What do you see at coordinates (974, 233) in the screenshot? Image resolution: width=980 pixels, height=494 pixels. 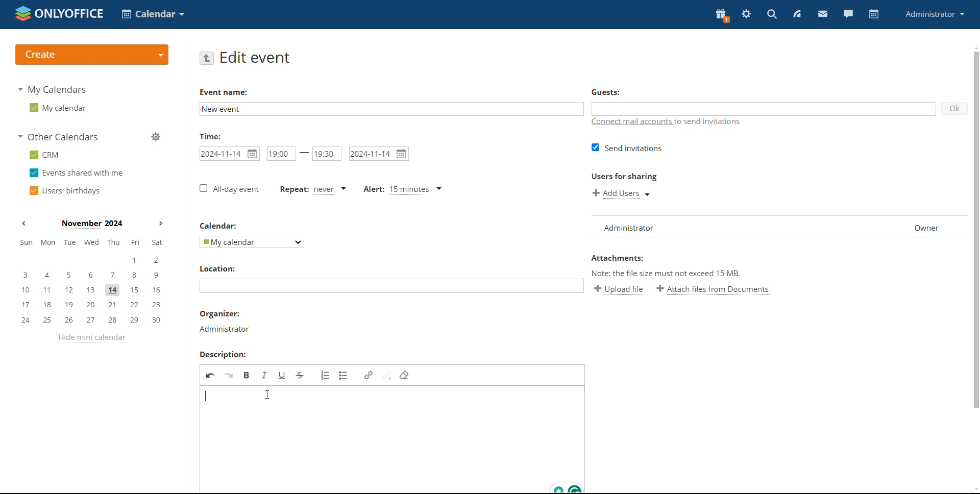 I see `scroll bar` at bounding box center [974, 233].